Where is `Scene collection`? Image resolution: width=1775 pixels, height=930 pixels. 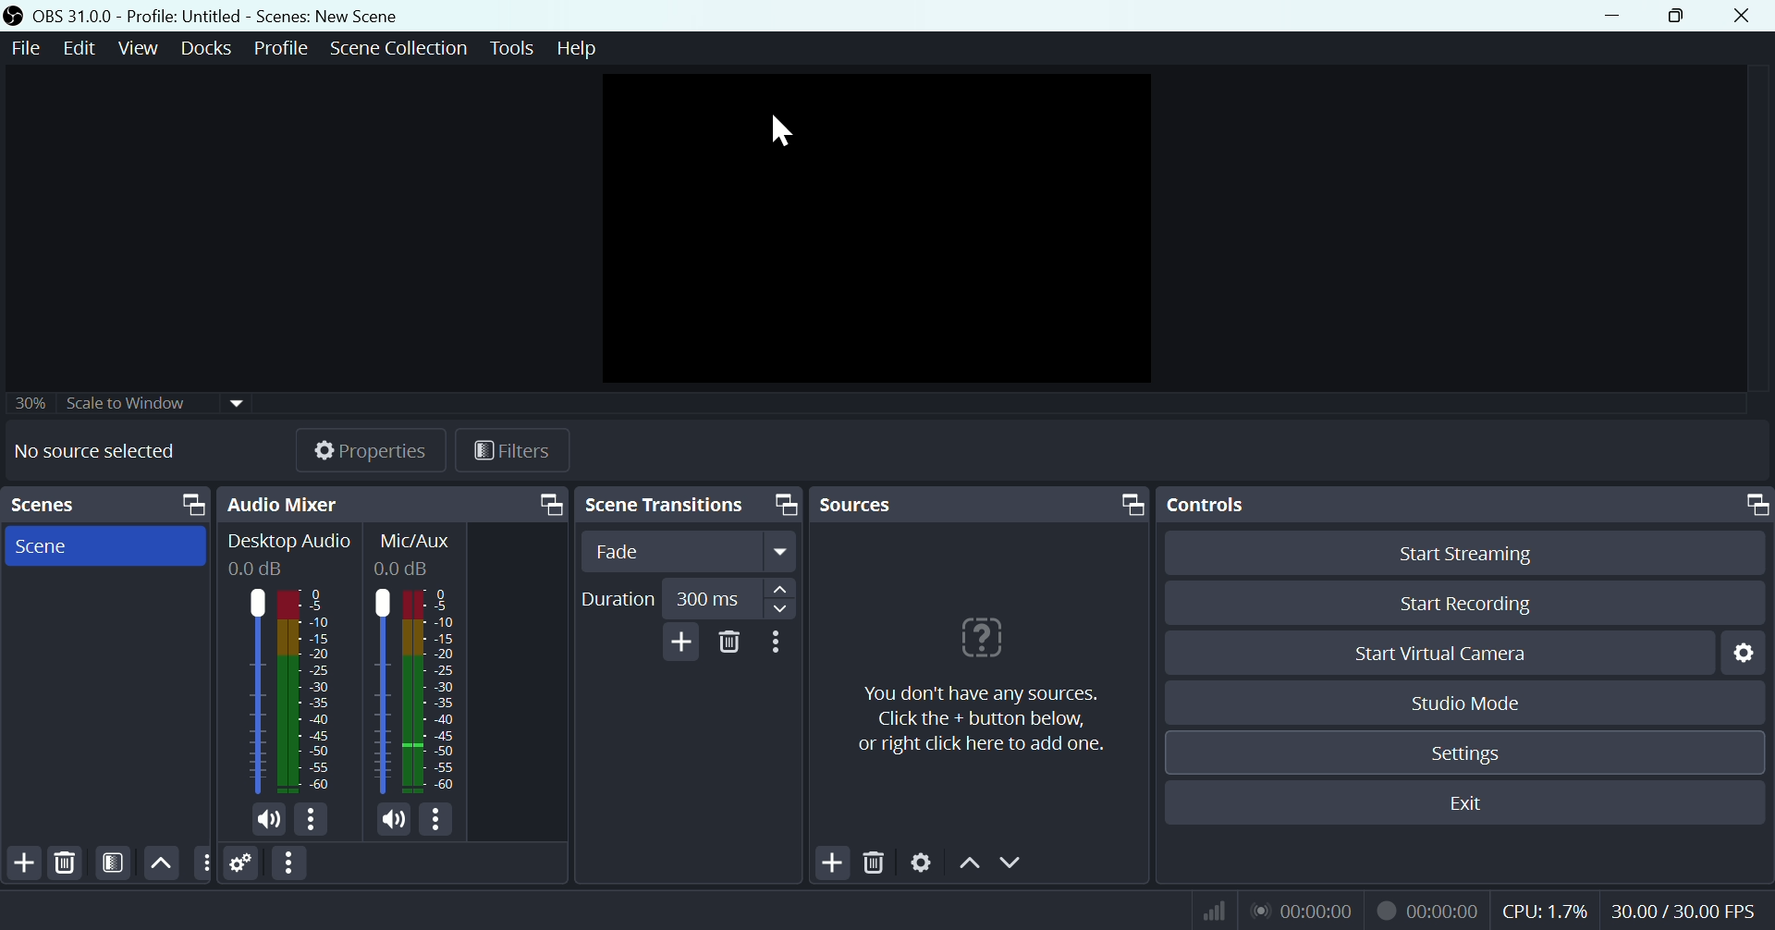
Scene collection is located at coordinates (397, 46).